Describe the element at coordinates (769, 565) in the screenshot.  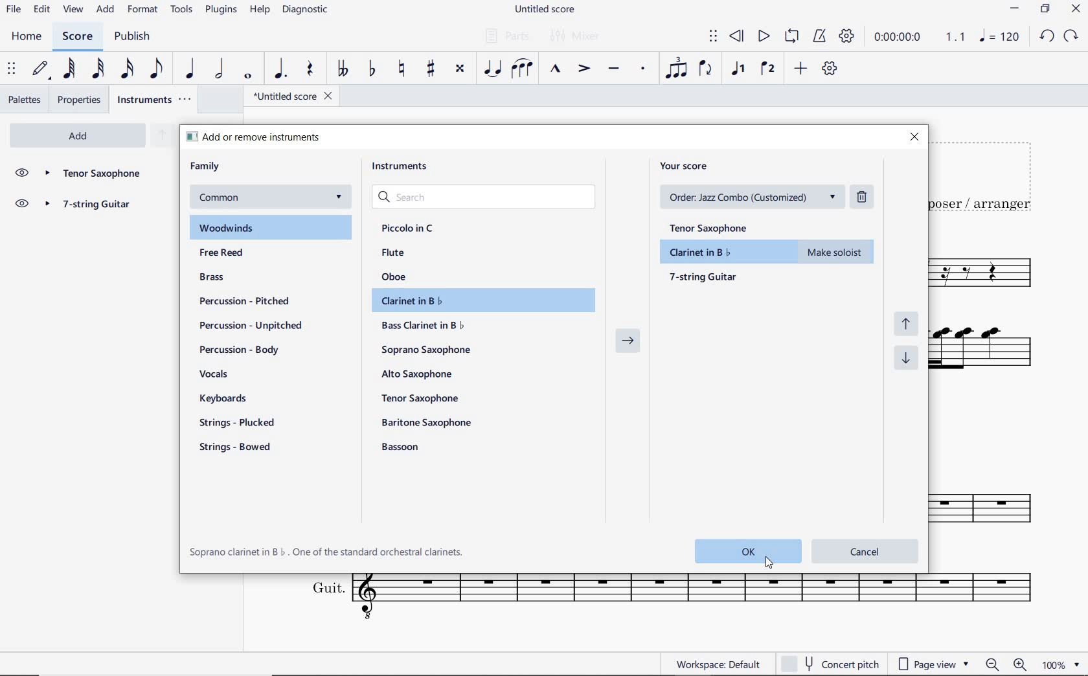
I see `cursor` at that location.